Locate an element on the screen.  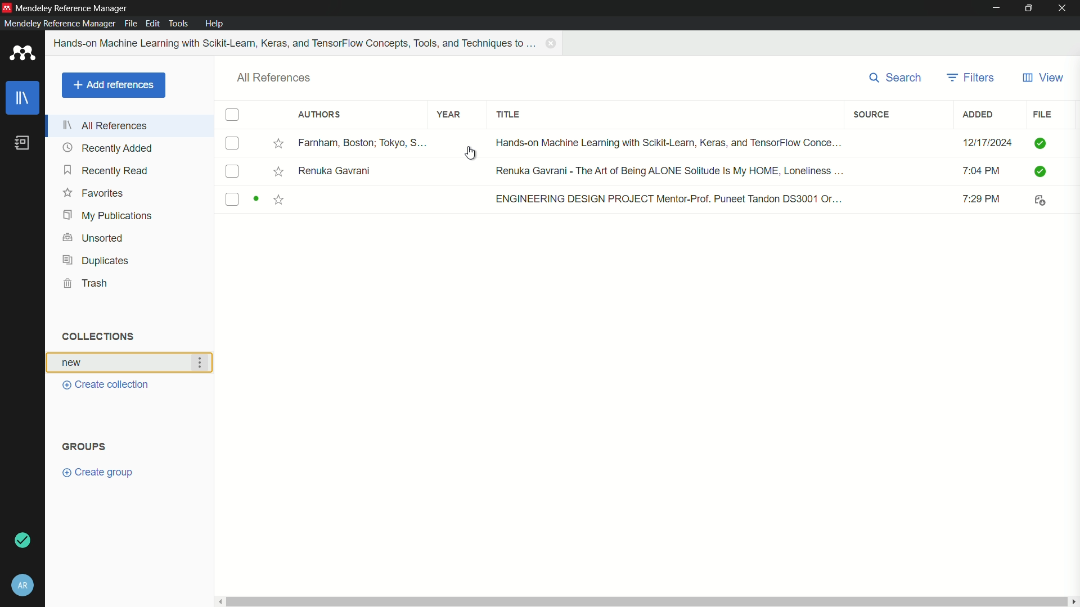
groups is located at coordinates (82, 447).